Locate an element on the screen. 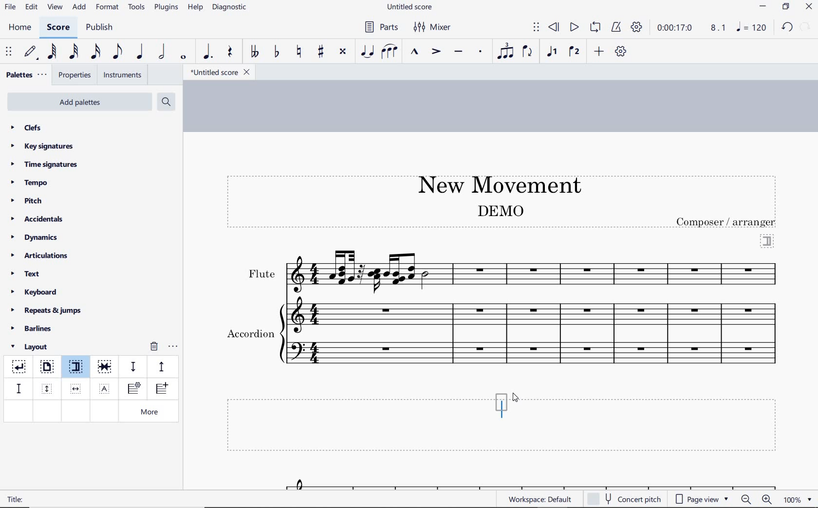 The height and width of the screenshot is (508, 818). Instrument: Accordion is located at coordinates (534, 342).